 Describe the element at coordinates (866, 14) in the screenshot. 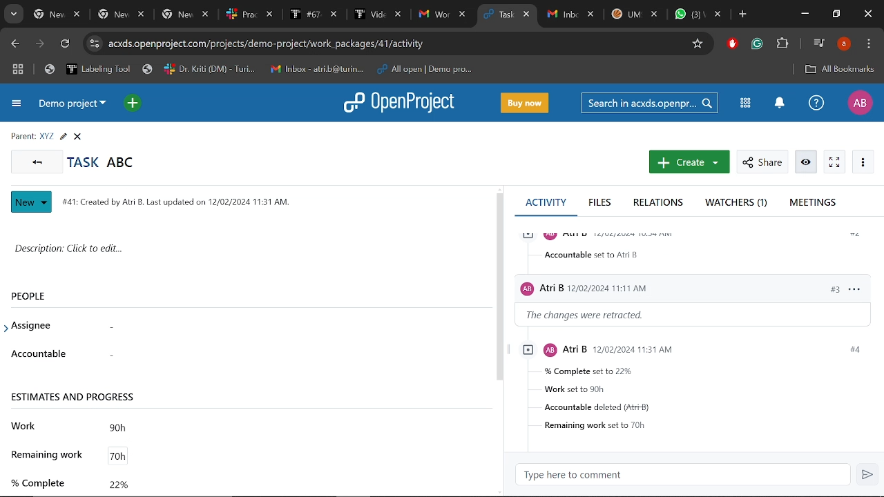

I see `Close` at that location.